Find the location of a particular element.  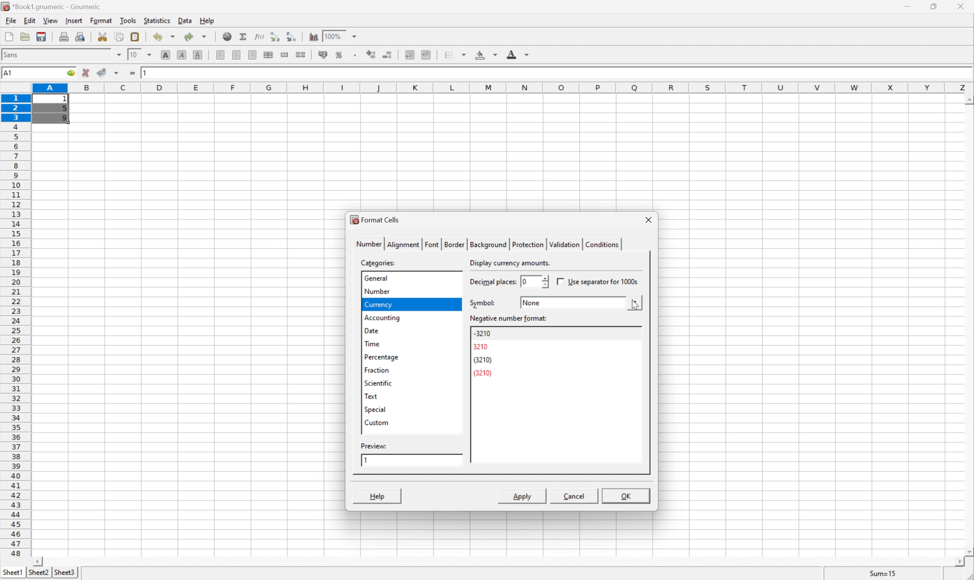

preview: is located at coordinates (374, 446).